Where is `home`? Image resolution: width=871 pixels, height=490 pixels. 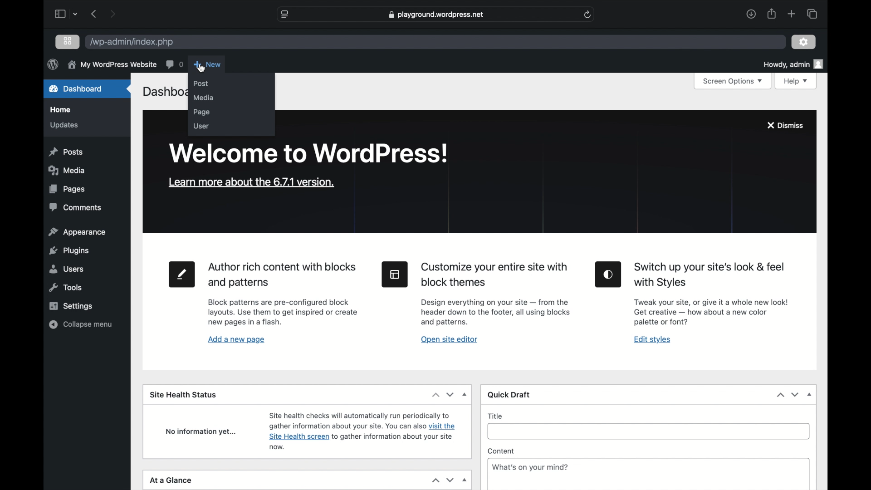 home is located at coordinates (62, 110).